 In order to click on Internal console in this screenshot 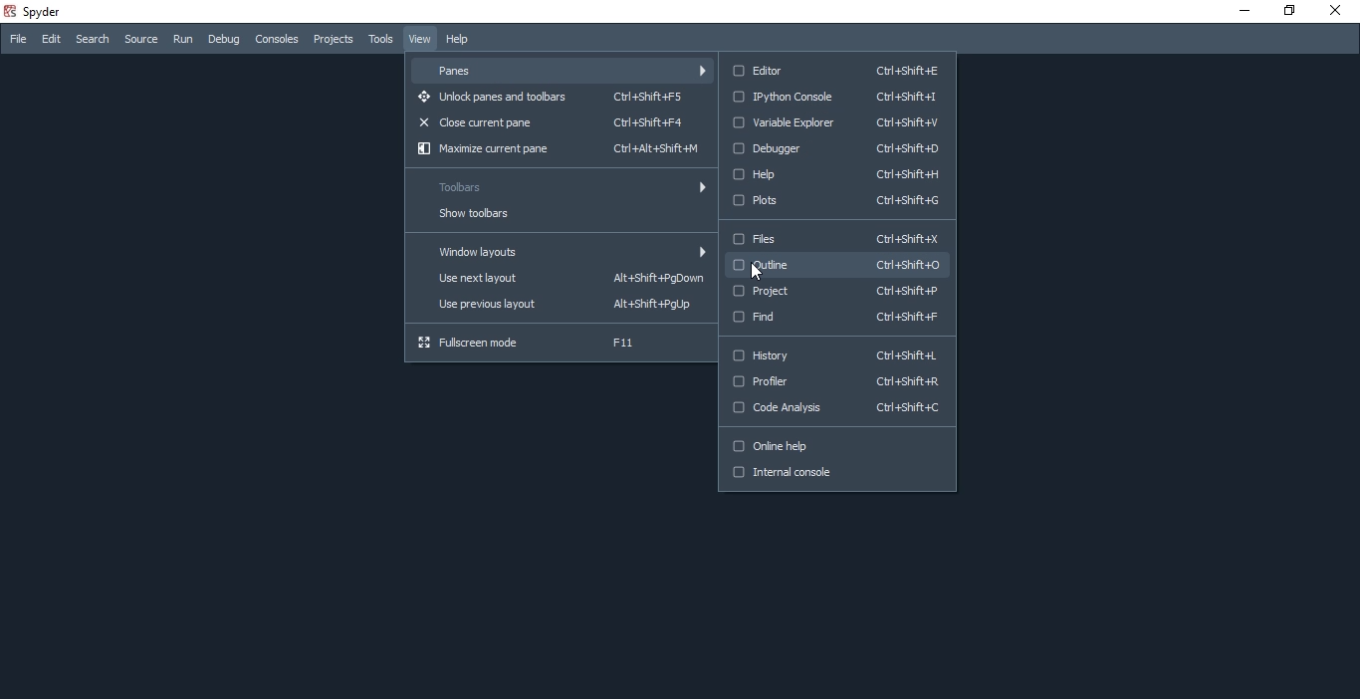, I will do `click(838, 478)`.